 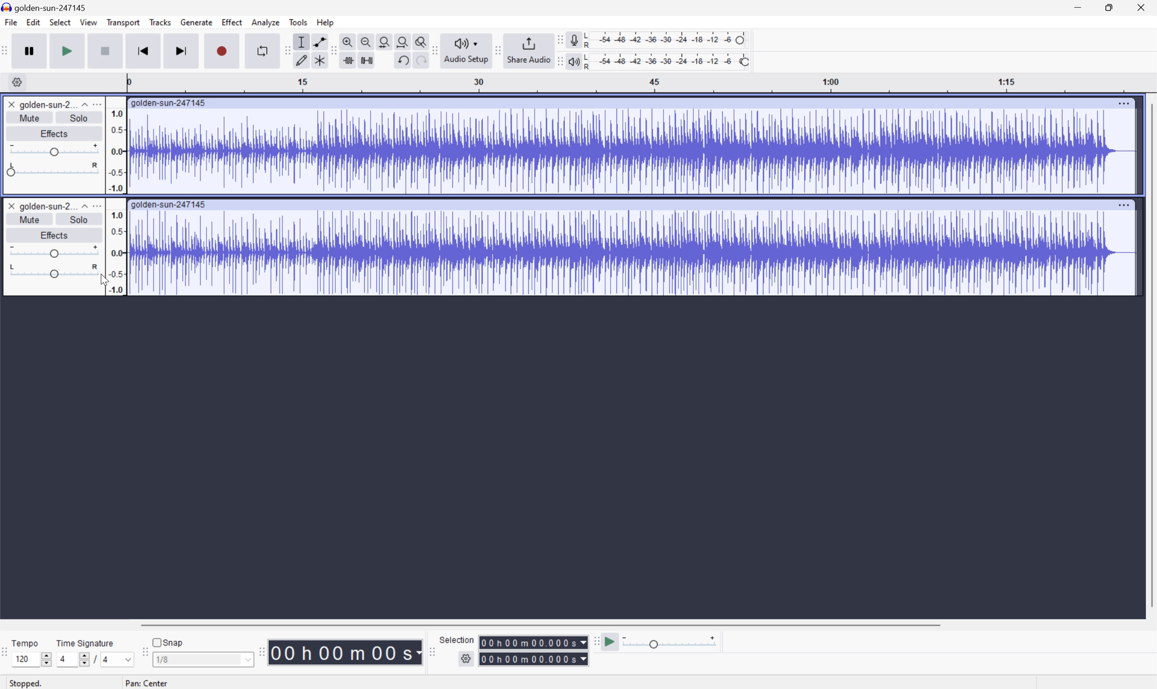 I want to click on Cursor, so click(x=105, y=279).